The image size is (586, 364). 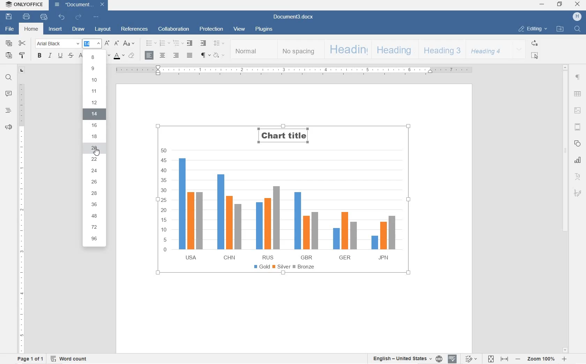 I want to click on HEADING 4, so click(x=487, y=49).